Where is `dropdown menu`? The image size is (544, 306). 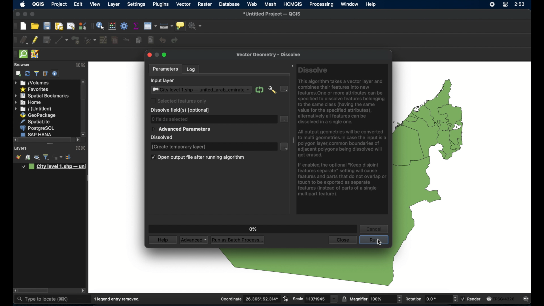 dropdown menu is located at coordinates (284, 146).